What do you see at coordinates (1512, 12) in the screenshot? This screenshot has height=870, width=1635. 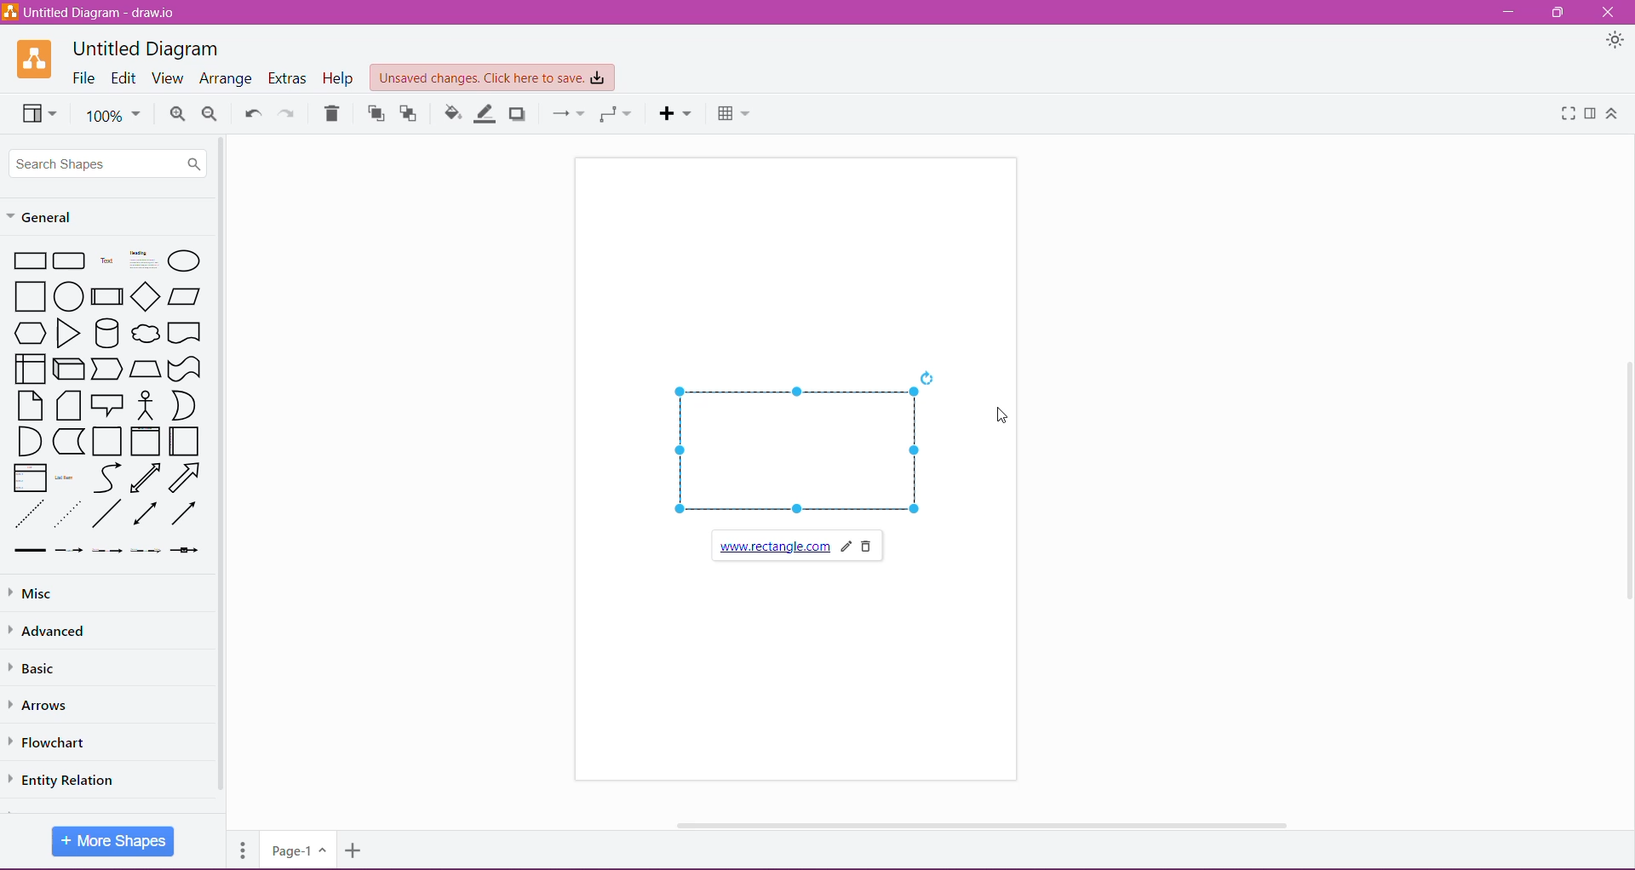 I see `Minimize` at bounding box center [1512, 12].